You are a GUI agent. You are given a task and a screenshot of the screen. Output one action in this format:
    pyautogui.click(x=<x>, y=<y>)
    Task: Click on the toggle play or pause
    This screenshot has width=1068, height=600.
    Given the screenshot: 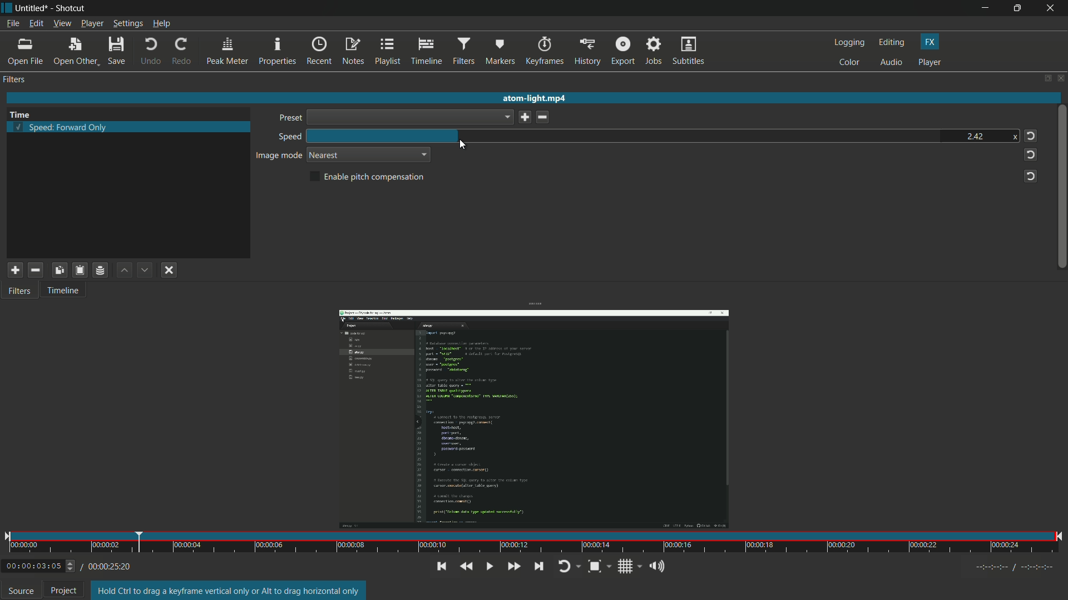 What is the action you would take?
    pyautogui.click(x=490, y=566)
    